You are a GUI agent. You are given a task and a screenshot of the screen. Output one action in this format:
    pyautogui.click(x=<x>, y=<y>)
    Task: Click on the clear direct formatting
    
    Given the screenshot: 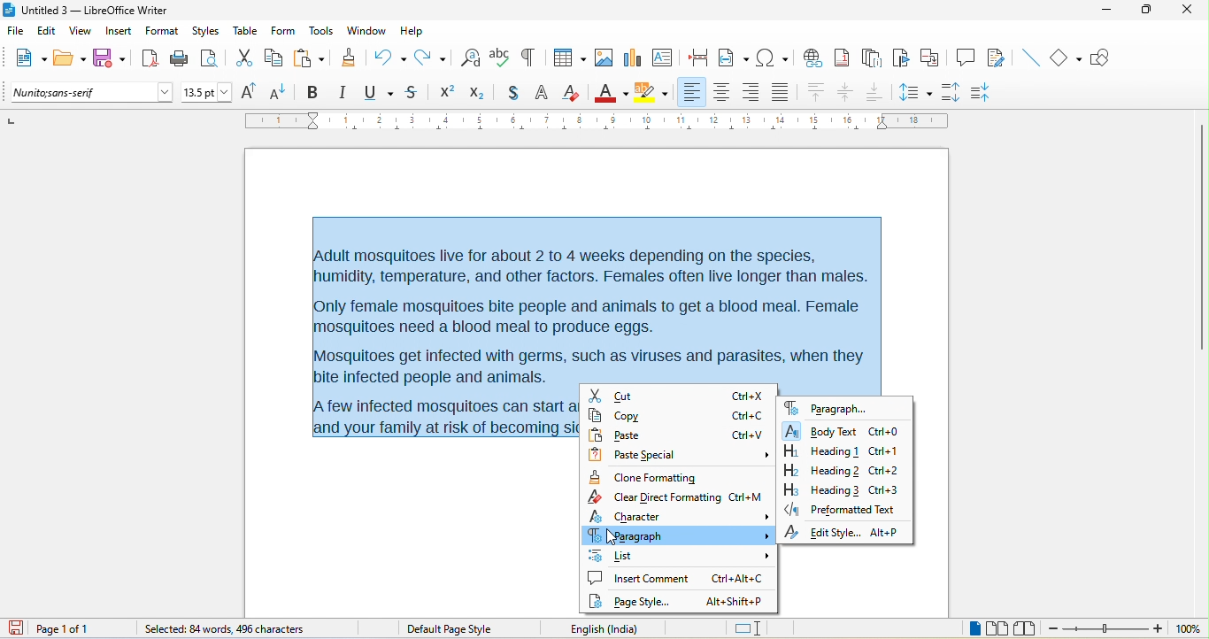 What is the action you would take?
    pyautogui.click(x=572, y=92)
    